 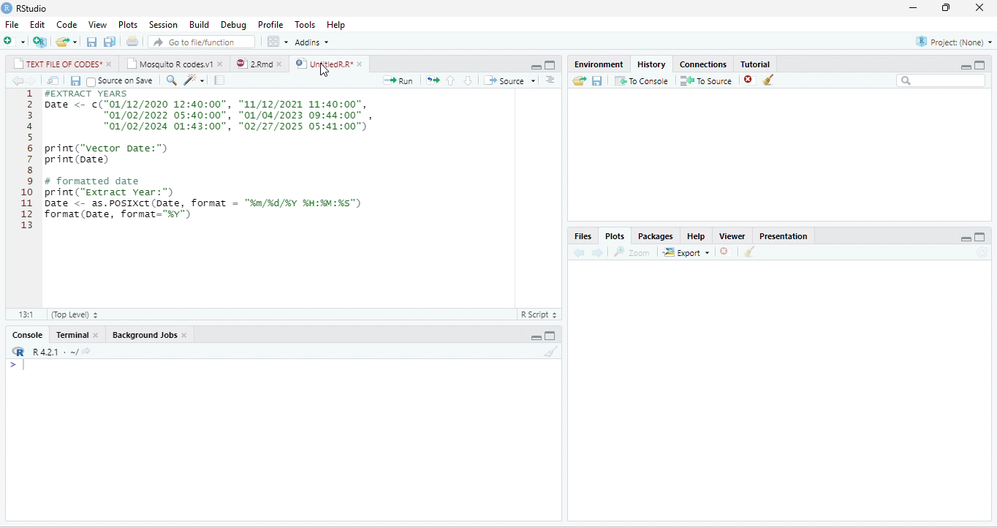 I want to click on Presentation, so click(x=784, y=236).